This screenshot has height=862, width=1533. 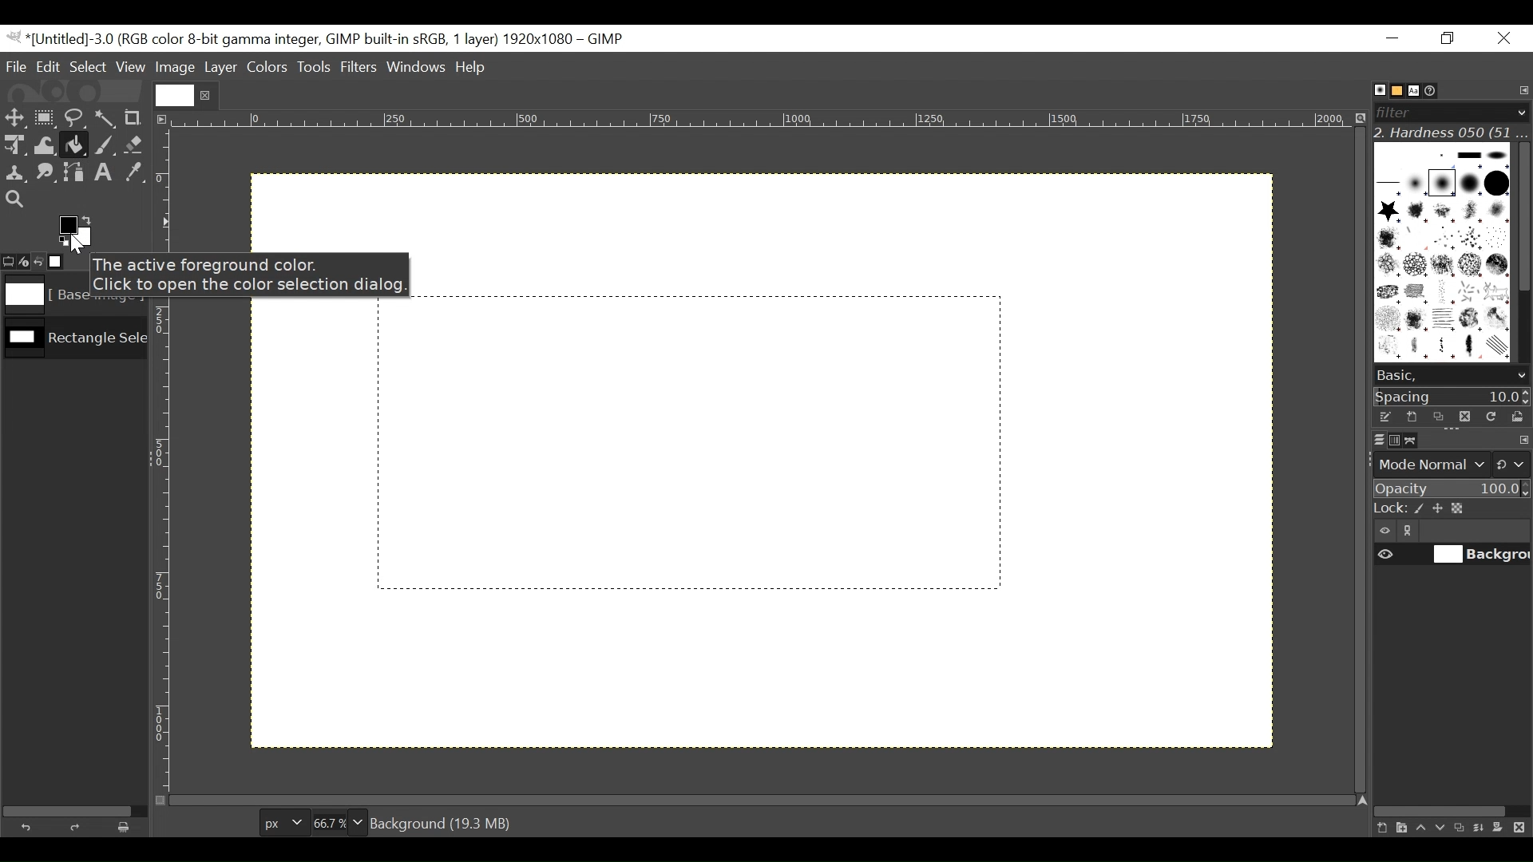 I want to click on Undo last action, so click(x=39, y=261).